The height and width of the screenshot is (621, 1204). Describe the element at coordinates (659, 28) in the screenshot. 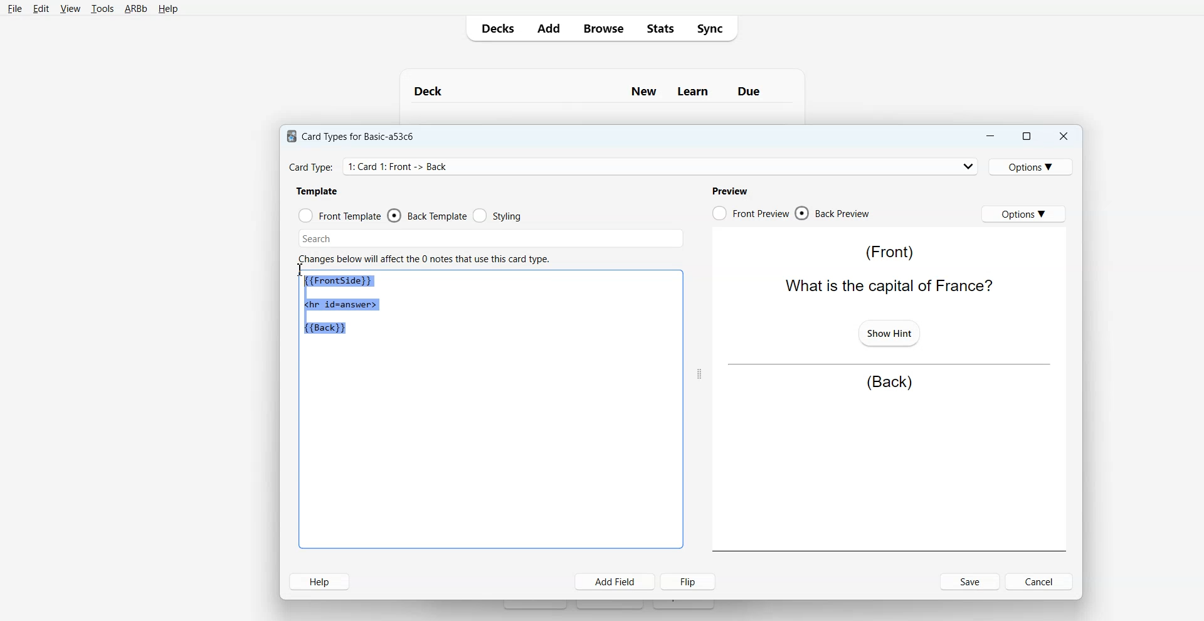

I see `Stats` at that location.